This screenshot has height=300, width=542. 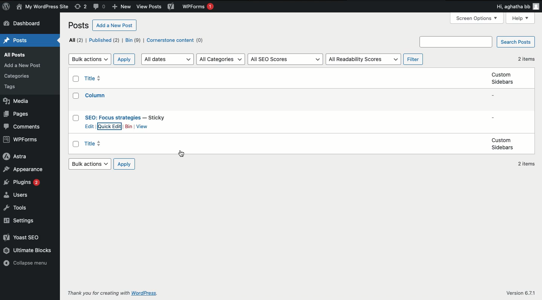 What do you see at coordinates (21, 127) in the screenshot?
I see `Comments` at bounding box center [21, 127].